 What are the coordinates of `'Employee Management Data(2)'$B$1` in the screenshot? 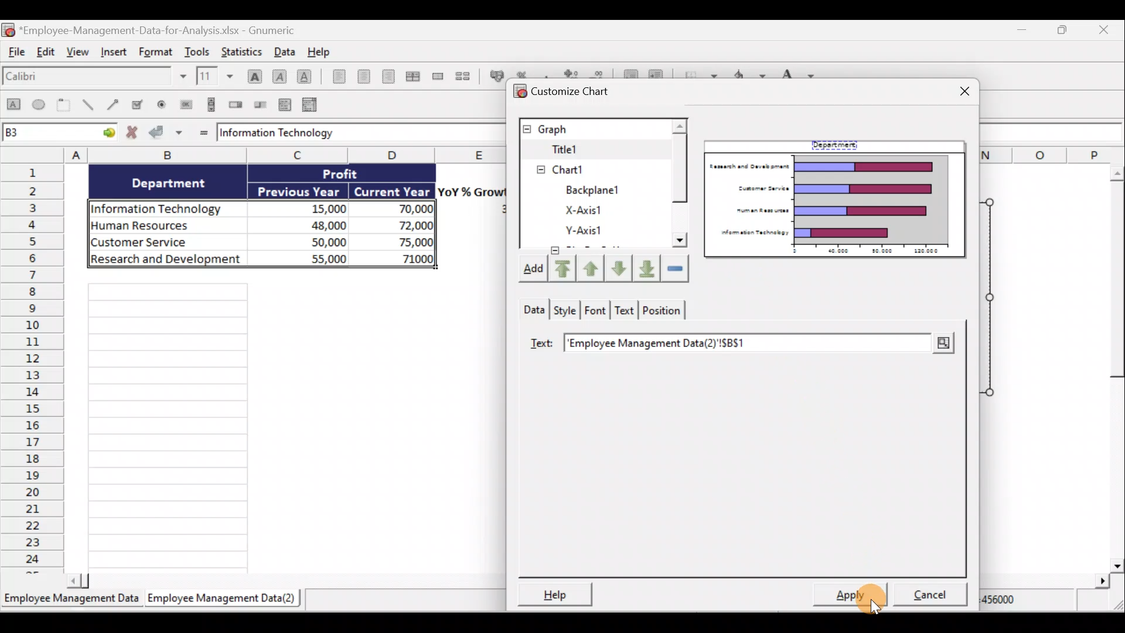 It's located at (705, 345).